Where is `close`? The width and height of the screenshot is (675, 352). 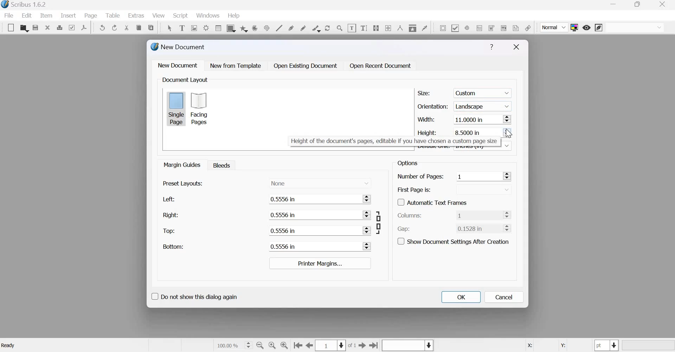
close is located at coordinates (47, 27).